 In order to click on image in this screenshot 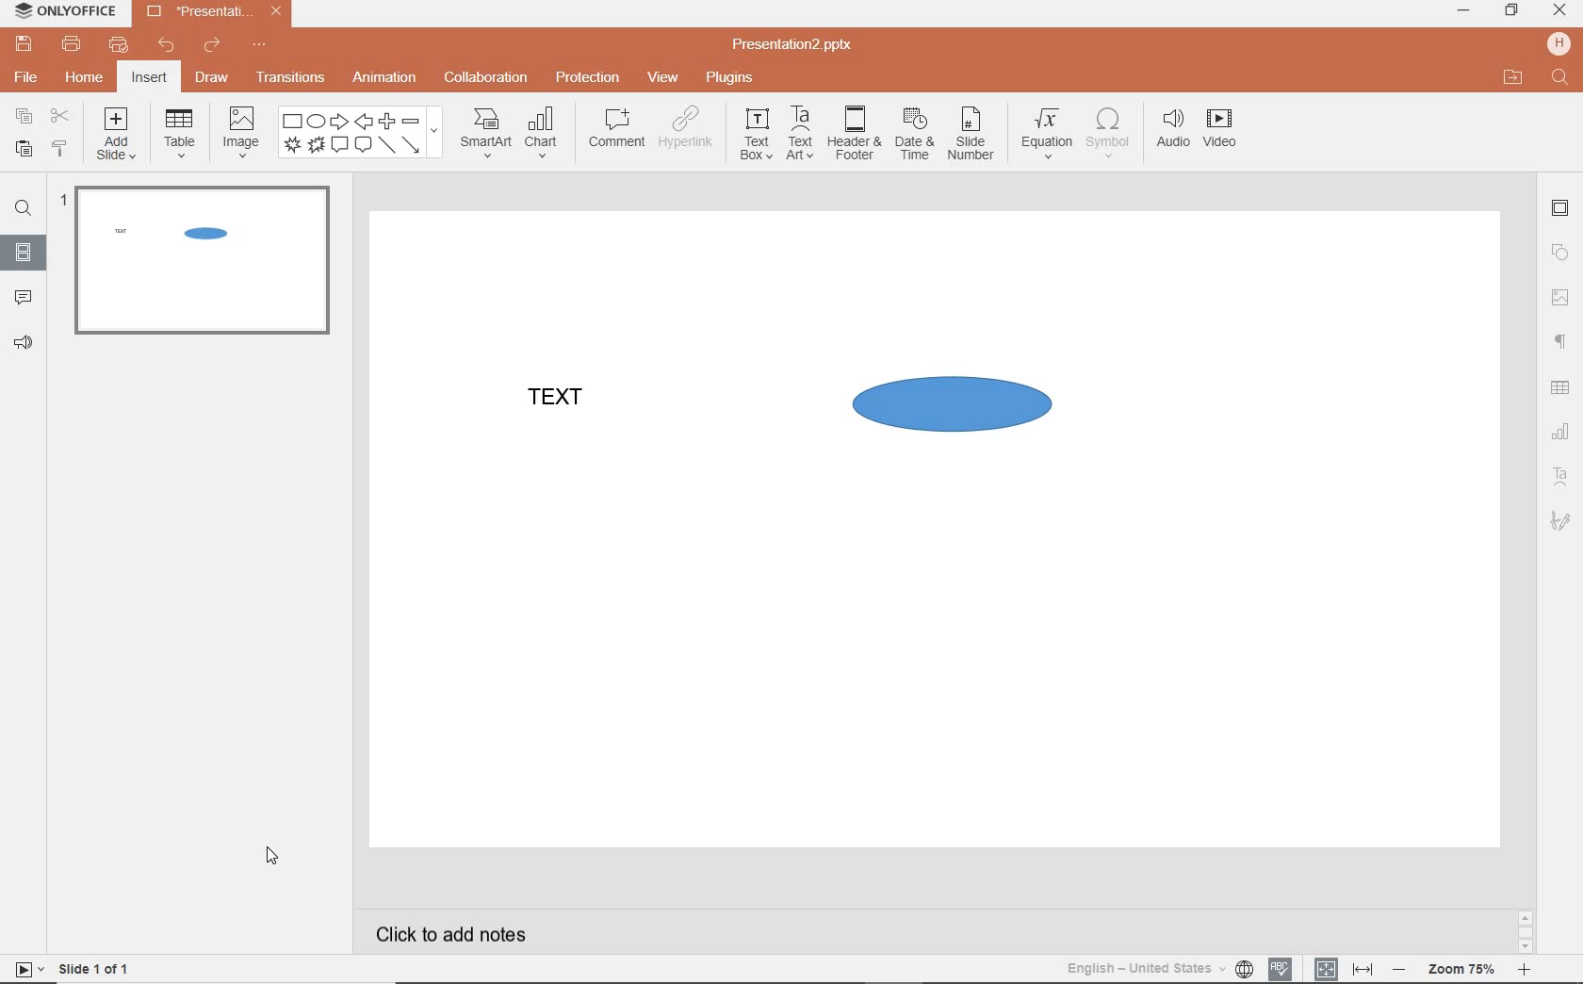, I will do `click(238, 131)`.